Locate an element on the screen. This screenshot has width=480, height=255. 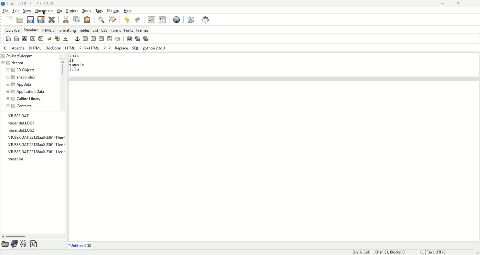
DocBOOK is located at coordinates (53, 48).